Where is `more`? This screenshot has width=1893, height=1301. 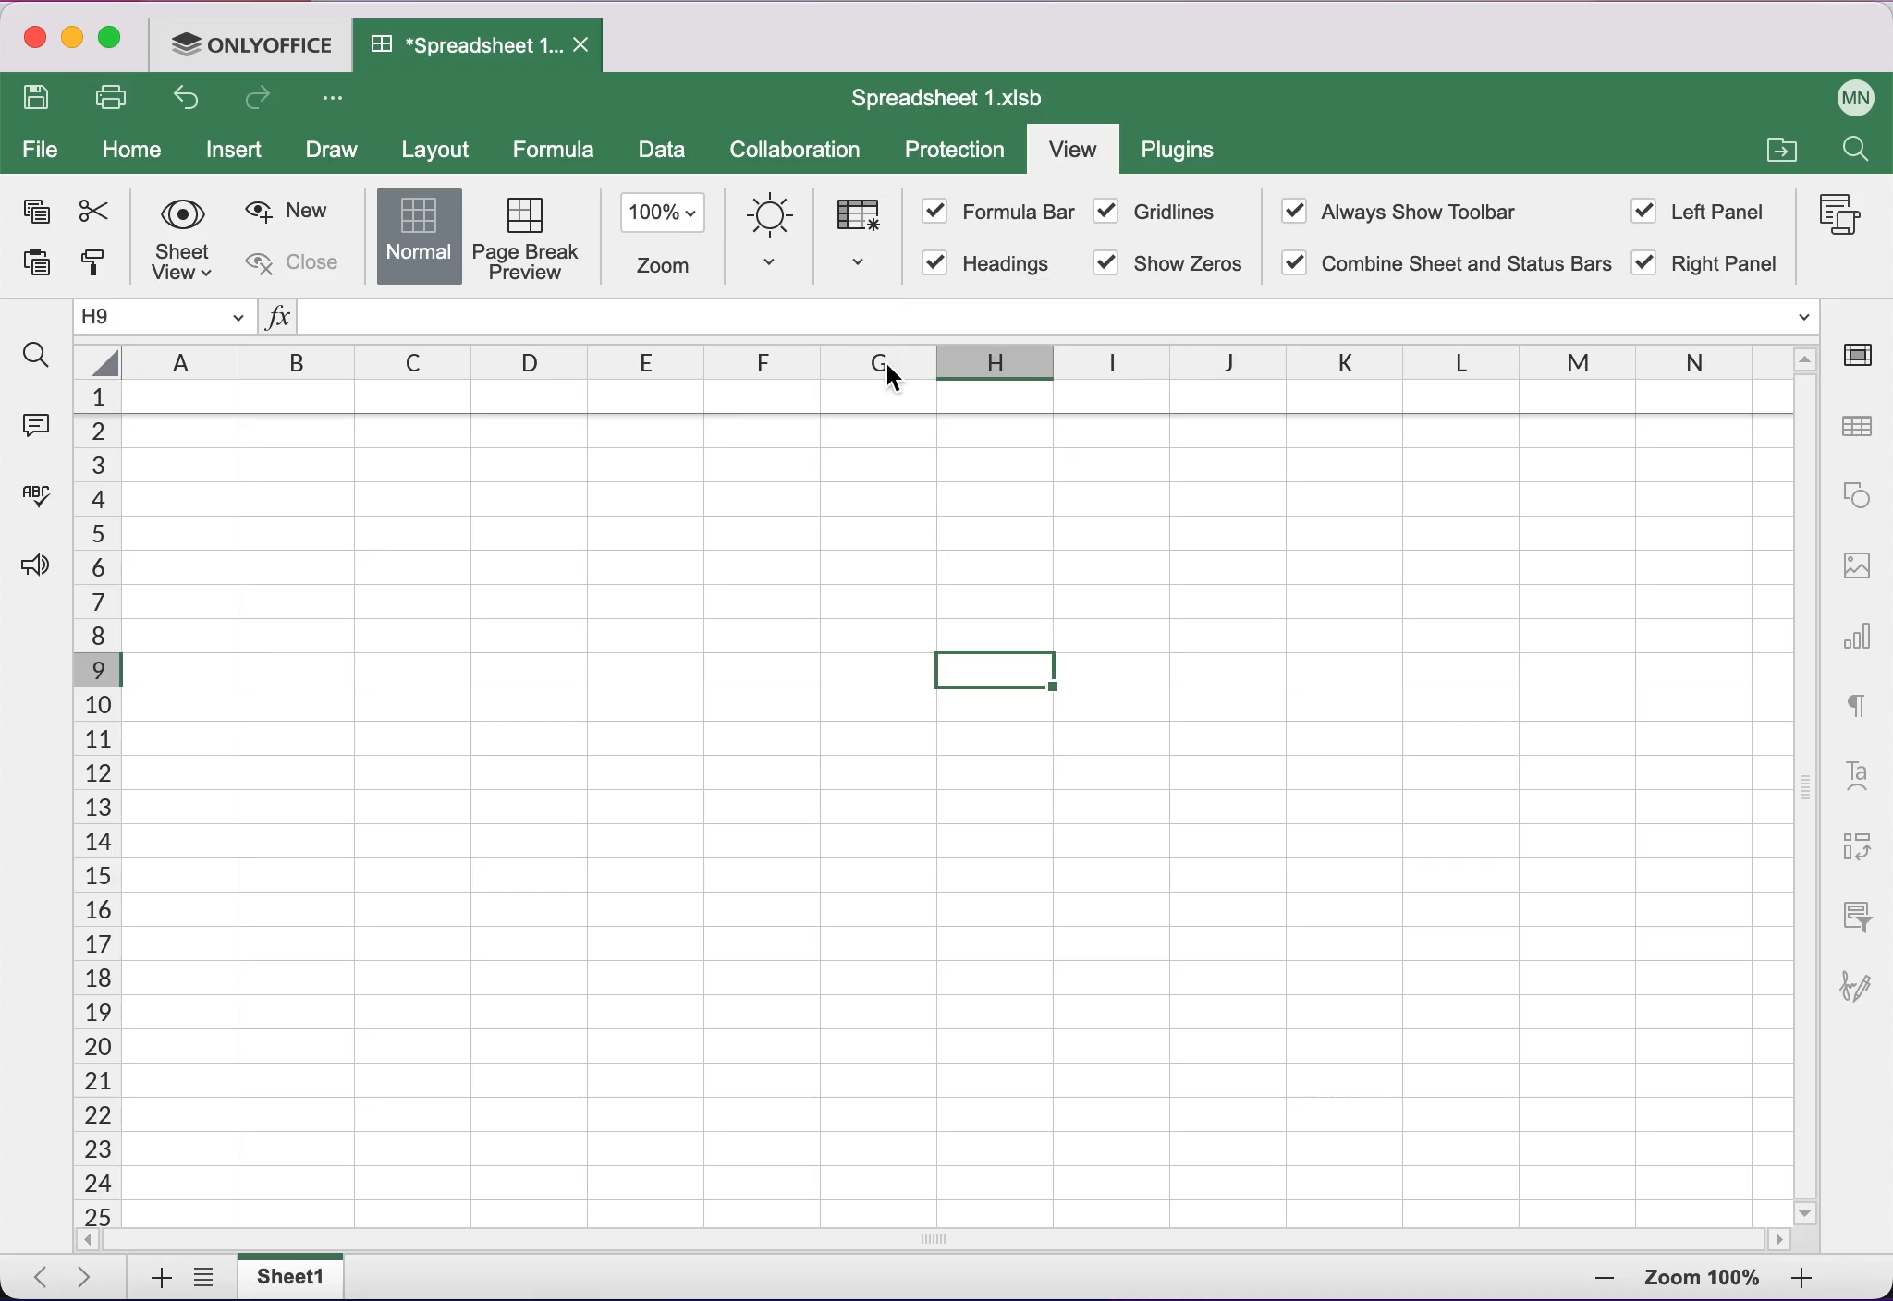
more is located at coordinates (342, 102).